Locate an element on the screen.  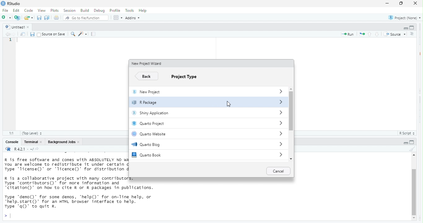
Back is located at coordinates (147, 76).